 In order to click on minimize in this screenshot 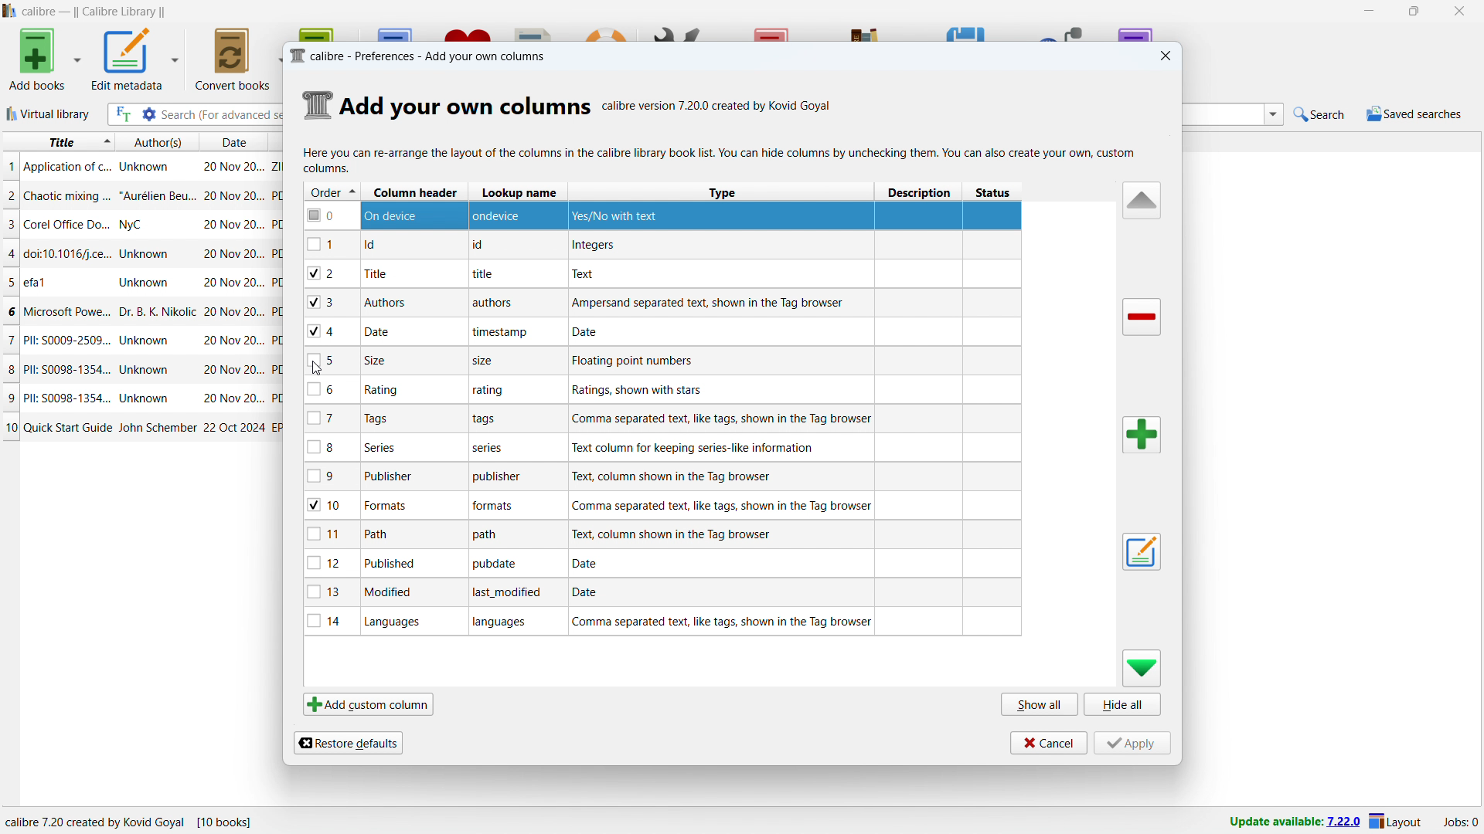, I will do `click(1367, 12)`.